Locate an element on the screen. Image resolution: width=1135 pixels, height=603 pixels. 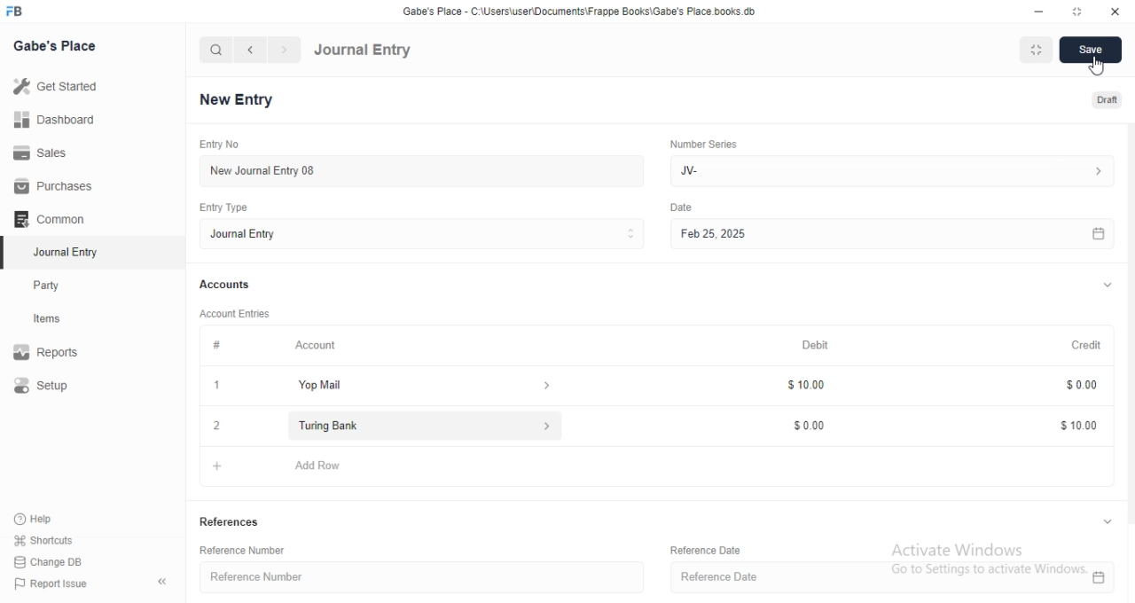
Yop Mail is located at coordinates (419, 386).